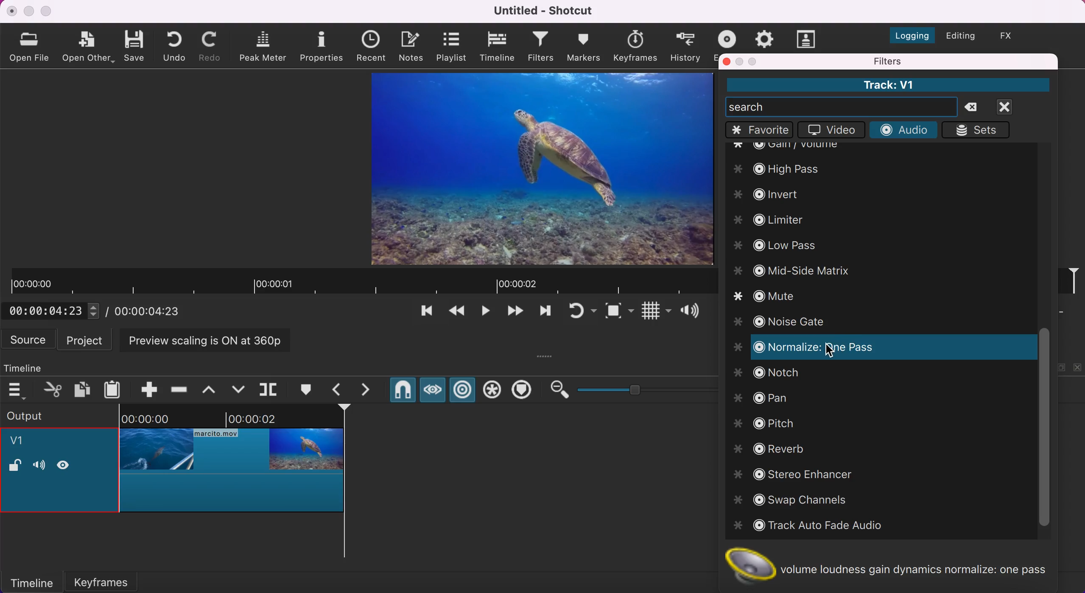 The width and height of the screenshot is (1085, 593). Describe the element at coordinates (492, 391) in the screenshot. I see `ripple all tracks` at that location.